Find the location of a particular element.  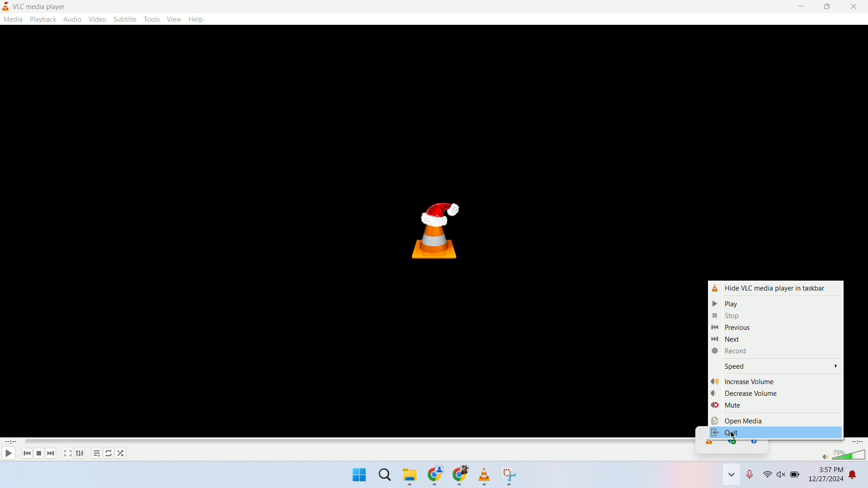

increase volume is located at coordinates (775, 380).